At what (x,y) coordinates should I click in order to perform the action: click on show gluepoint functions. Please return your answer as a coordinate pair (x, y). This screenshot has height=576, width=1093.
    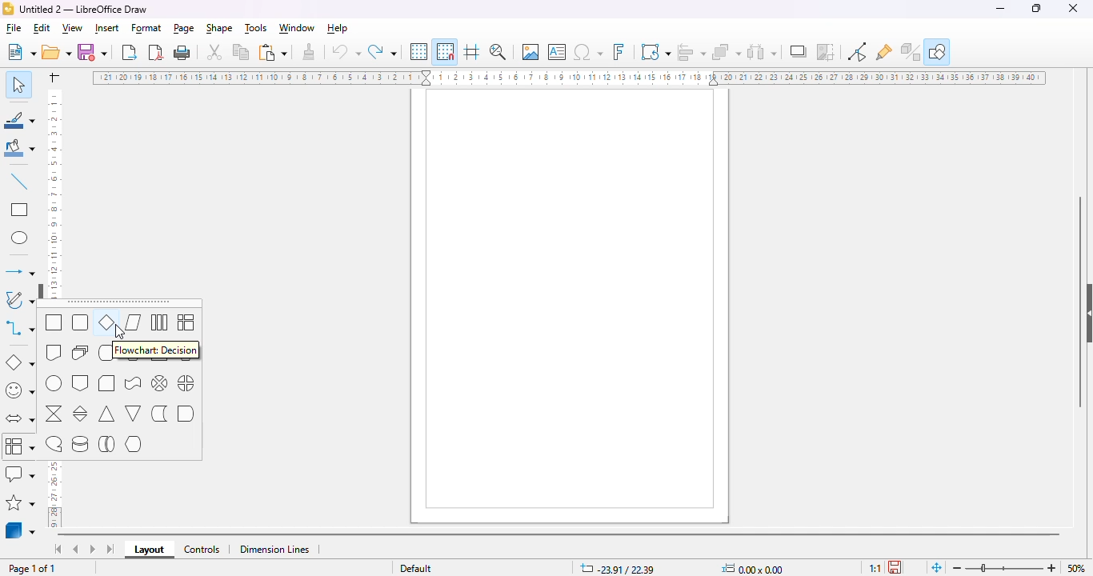
    Looking at the image, I should click on (884, 53).